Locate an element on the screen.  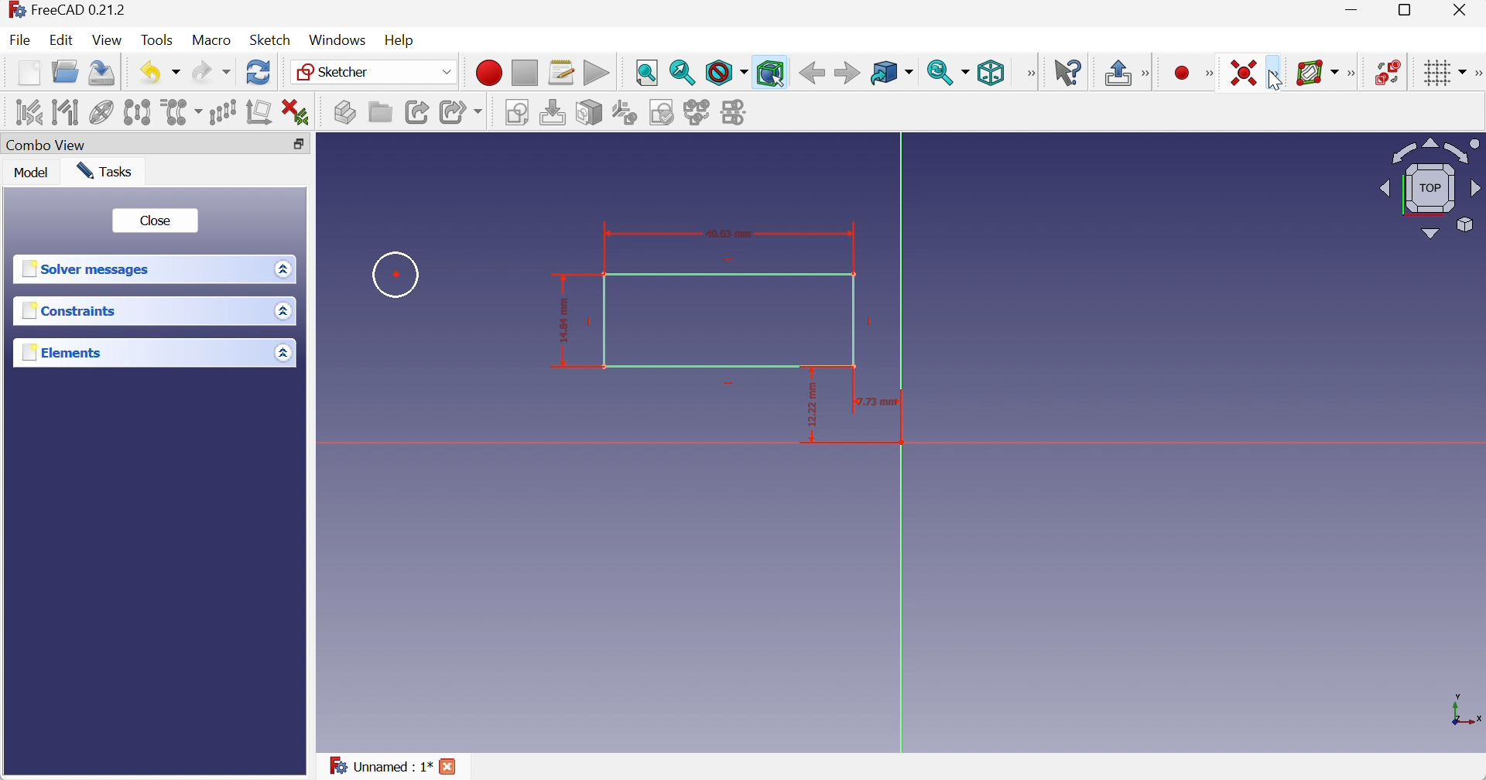
[View] is located at coordinates (1028, 74).